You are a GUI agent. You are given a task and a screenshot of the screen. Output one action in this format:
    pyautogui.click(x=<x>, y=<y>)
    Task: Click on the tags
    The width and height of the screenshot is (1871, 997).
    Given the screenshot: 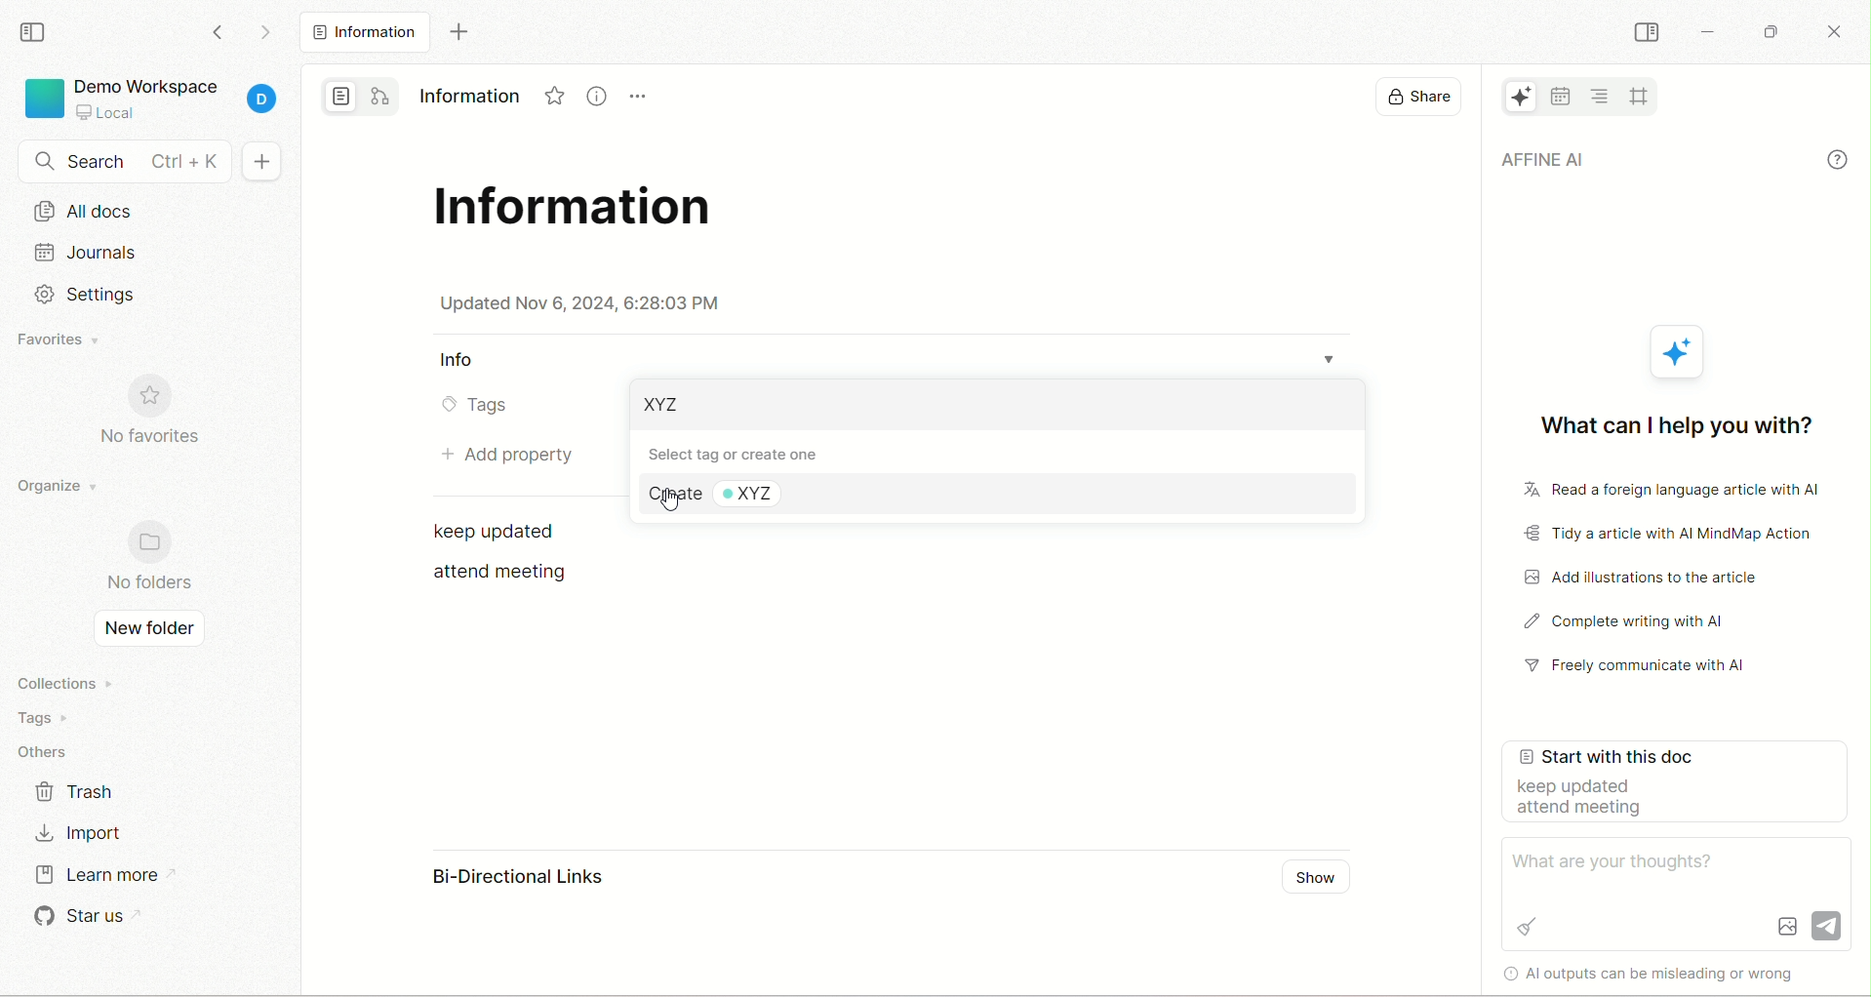 What is the action you would take?
    pyautogui.click(x=54, y=715)
    